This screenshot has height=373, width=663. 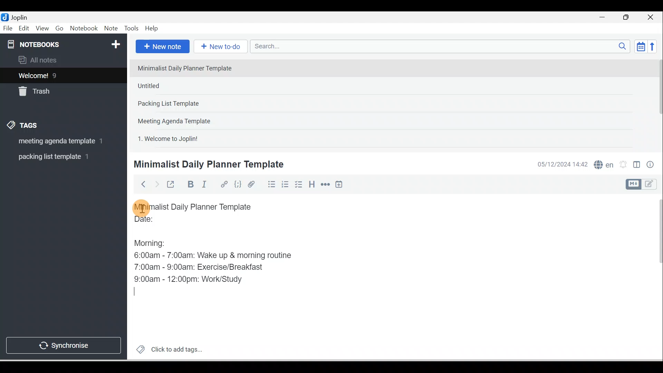 What do you see at coordinates (161, 47) in the screenshot?
I see `New note` at bounding box center [161, 47].